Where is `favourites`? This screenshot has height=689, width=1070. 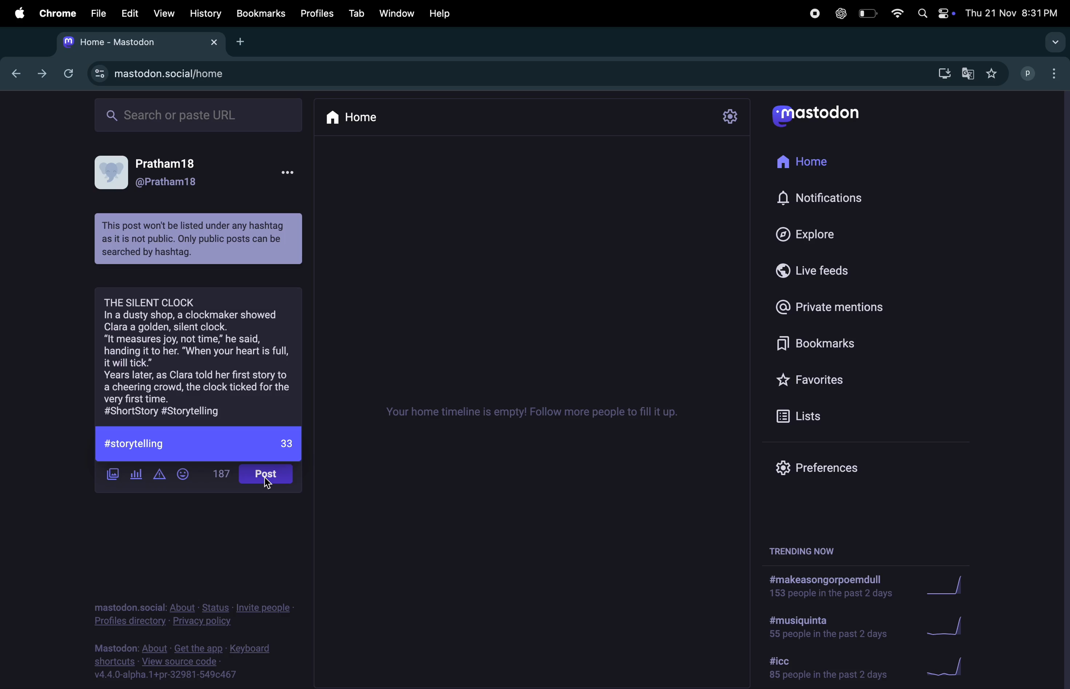 favourites is located at coordinates (994, 73).